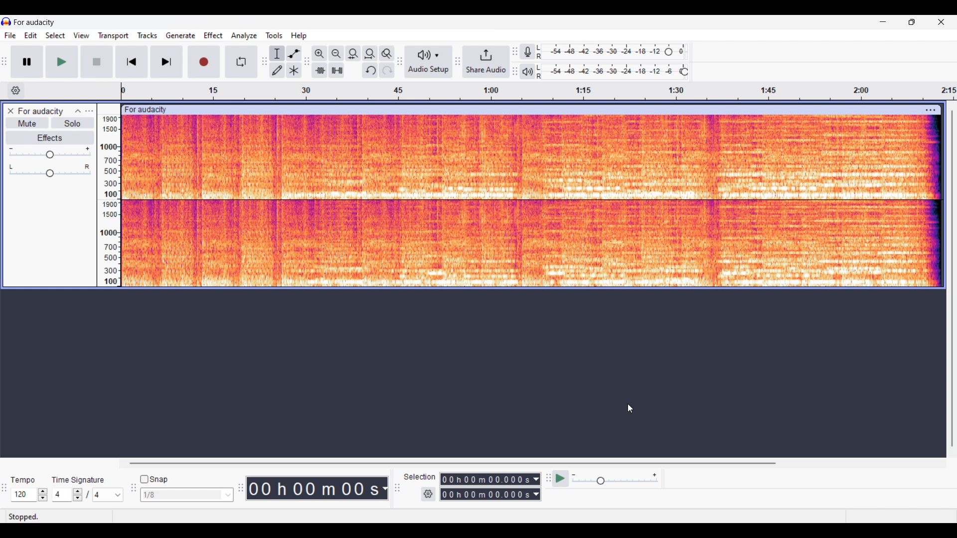 The width and height of the screenshot is (957, 538). What do you see at coordinates (387, 70) in the screenshot?
I see `Redo` at bounding box center [387, 70].